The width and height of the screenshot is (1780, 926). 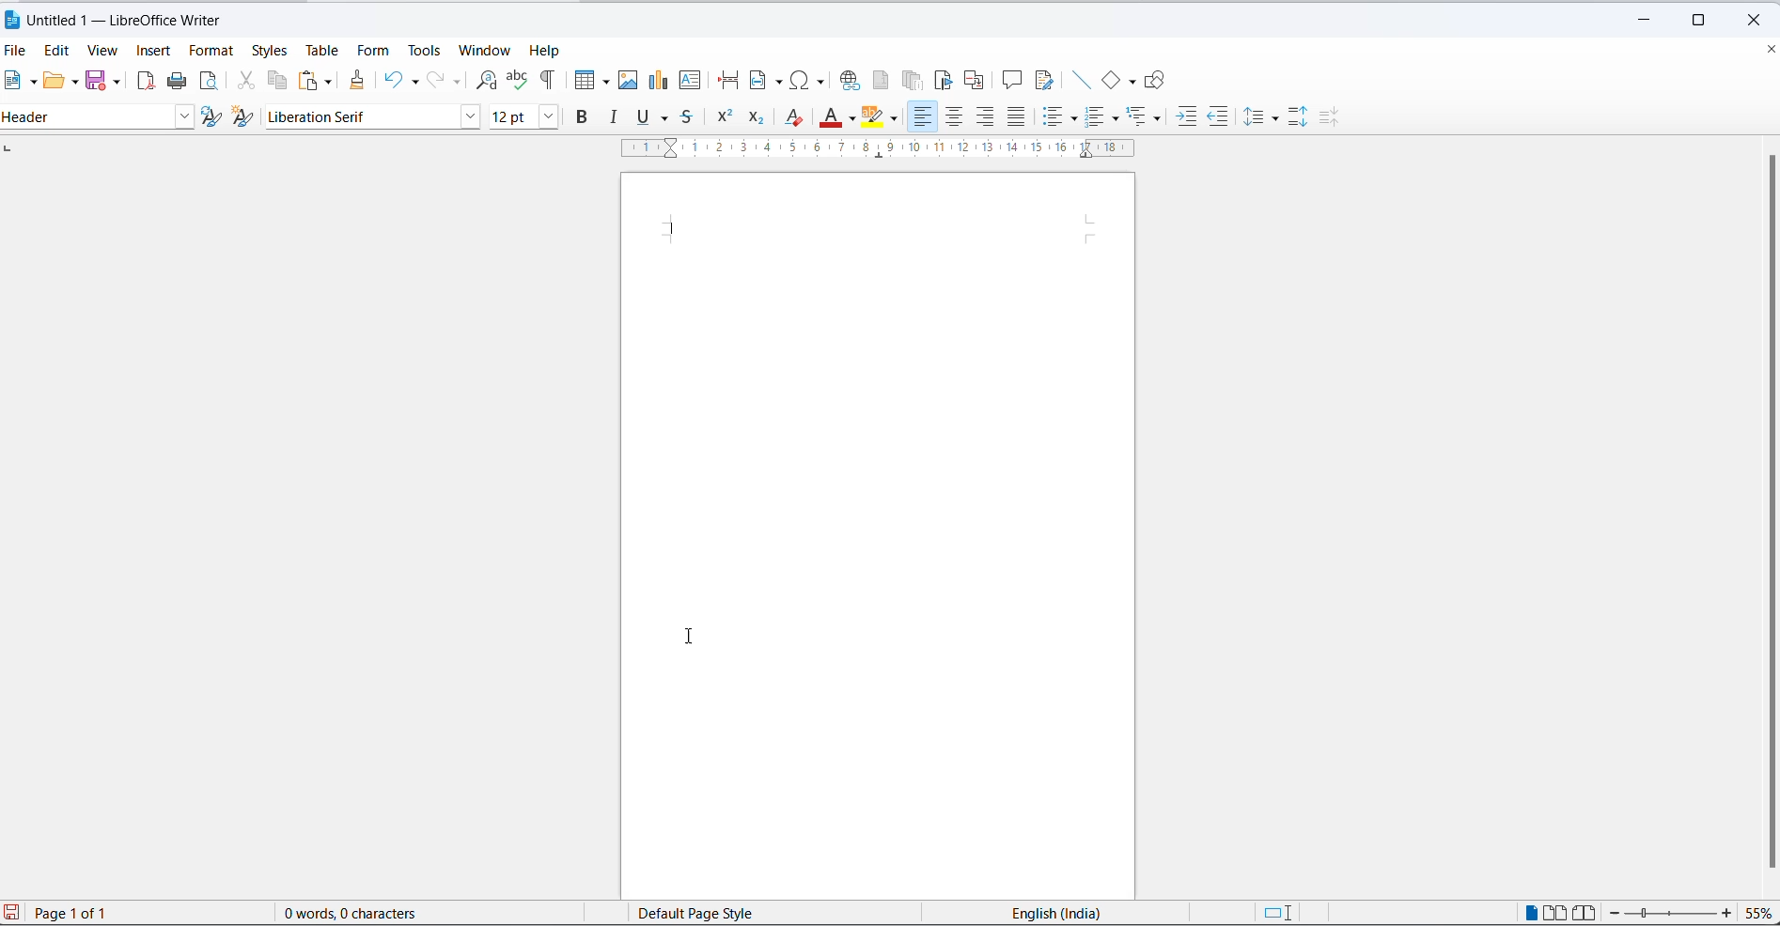 I want to click on paste options, so click(x=326, y=80).